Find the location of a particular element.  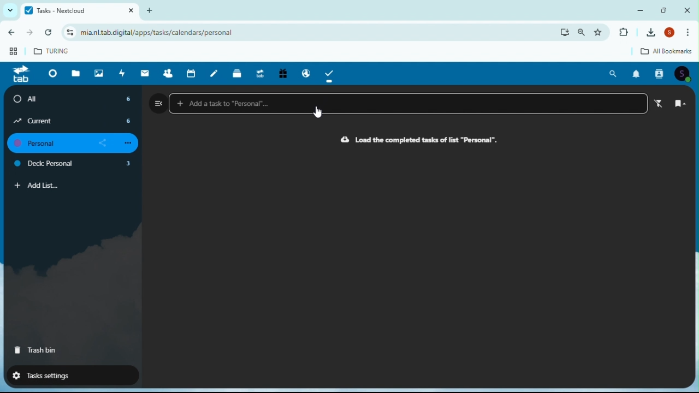

Email hosting is located at coordinates (304, 72).